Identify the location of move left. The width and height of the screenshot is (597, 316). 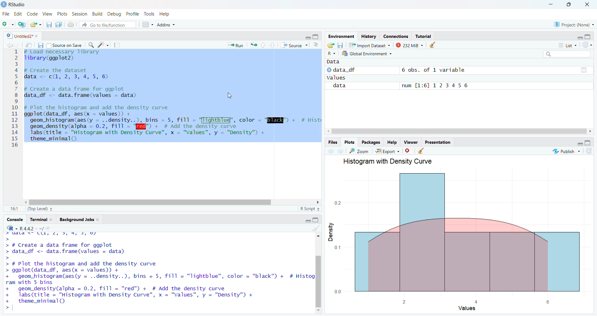
(590, 131).